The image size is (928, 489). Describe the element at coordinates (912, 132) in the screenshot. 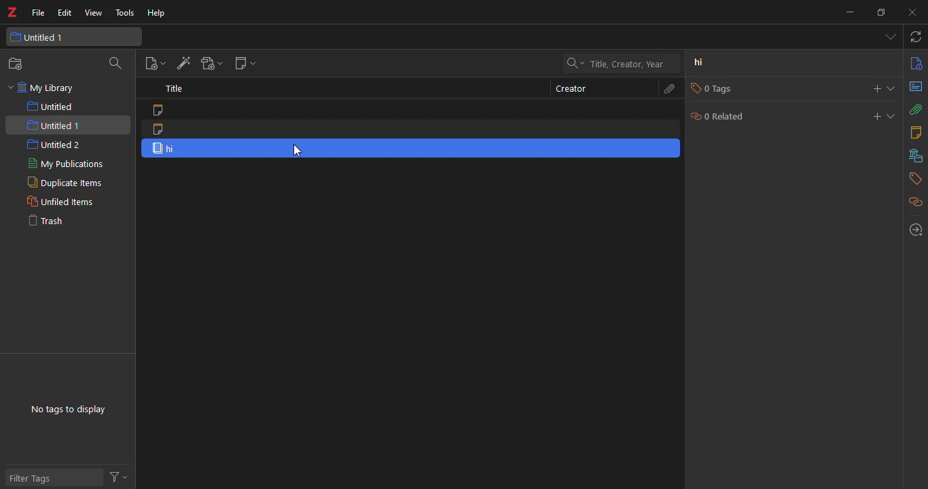

I see `notes` at that location.